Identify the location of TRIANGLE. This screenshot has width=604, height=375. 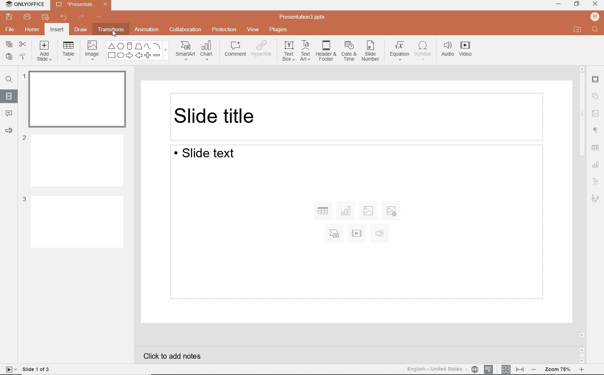
(110, 46).